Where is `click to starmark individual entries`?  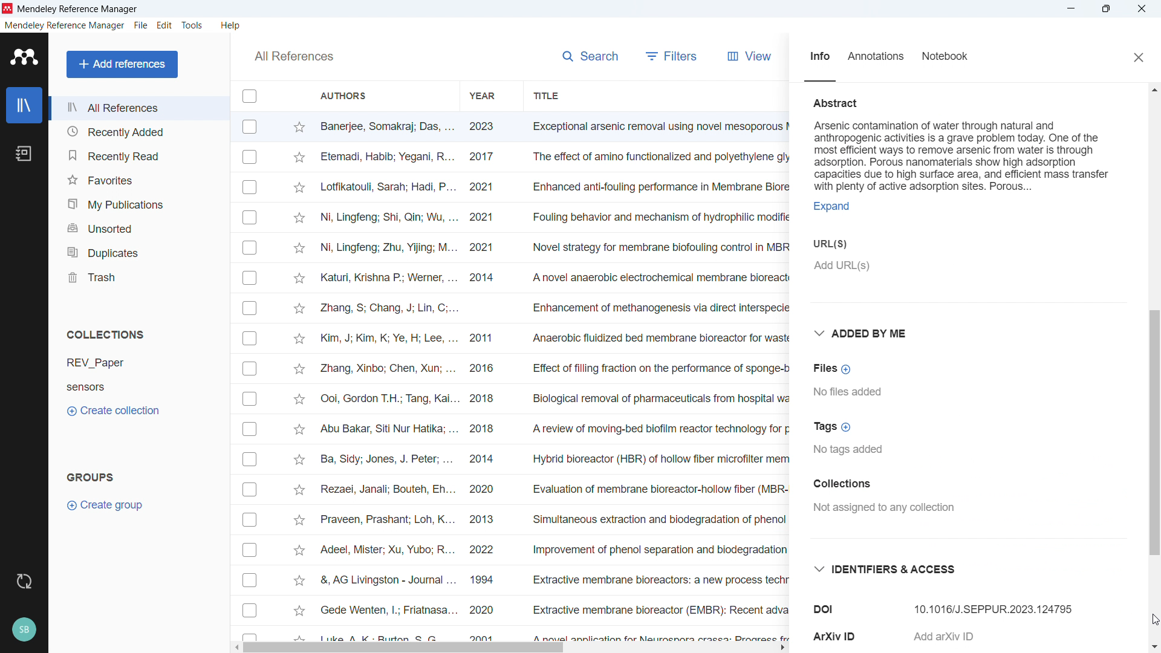
click to starmark individual entries is located at coordinates (302, 279).